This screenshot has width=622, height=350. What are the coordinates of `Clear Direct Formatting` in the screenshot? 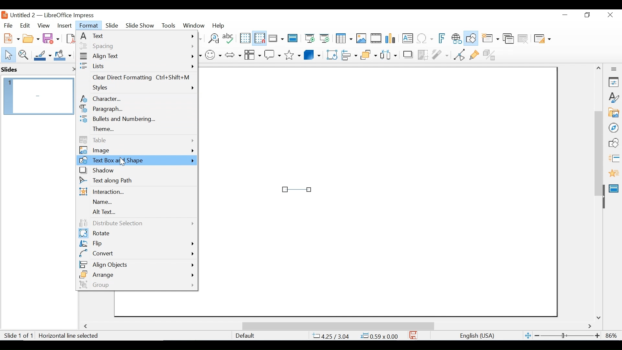 It's located at (137, 78).